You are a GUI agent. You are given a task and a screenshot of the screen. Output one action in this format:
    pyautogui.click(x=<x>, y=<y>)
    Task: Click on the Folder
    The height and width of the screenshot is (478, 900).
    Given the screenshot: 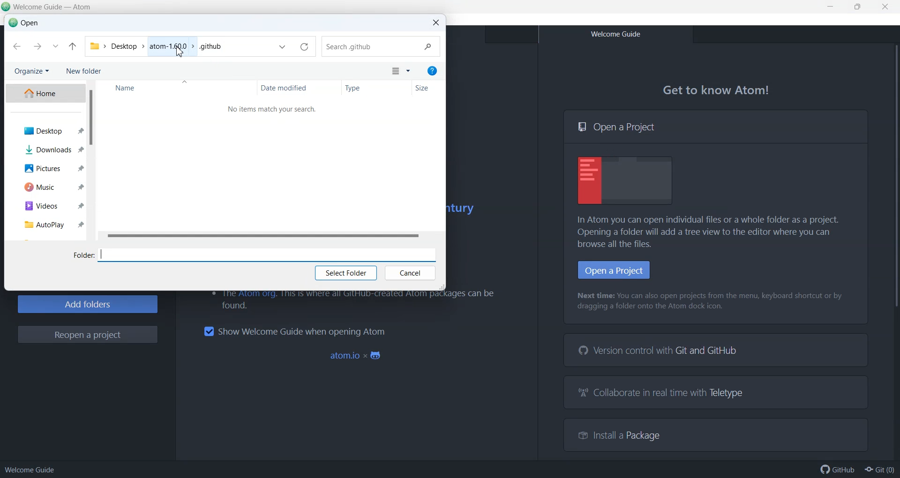 What is the action you would take?
    pyautogui.click(x=95, y=45)
    